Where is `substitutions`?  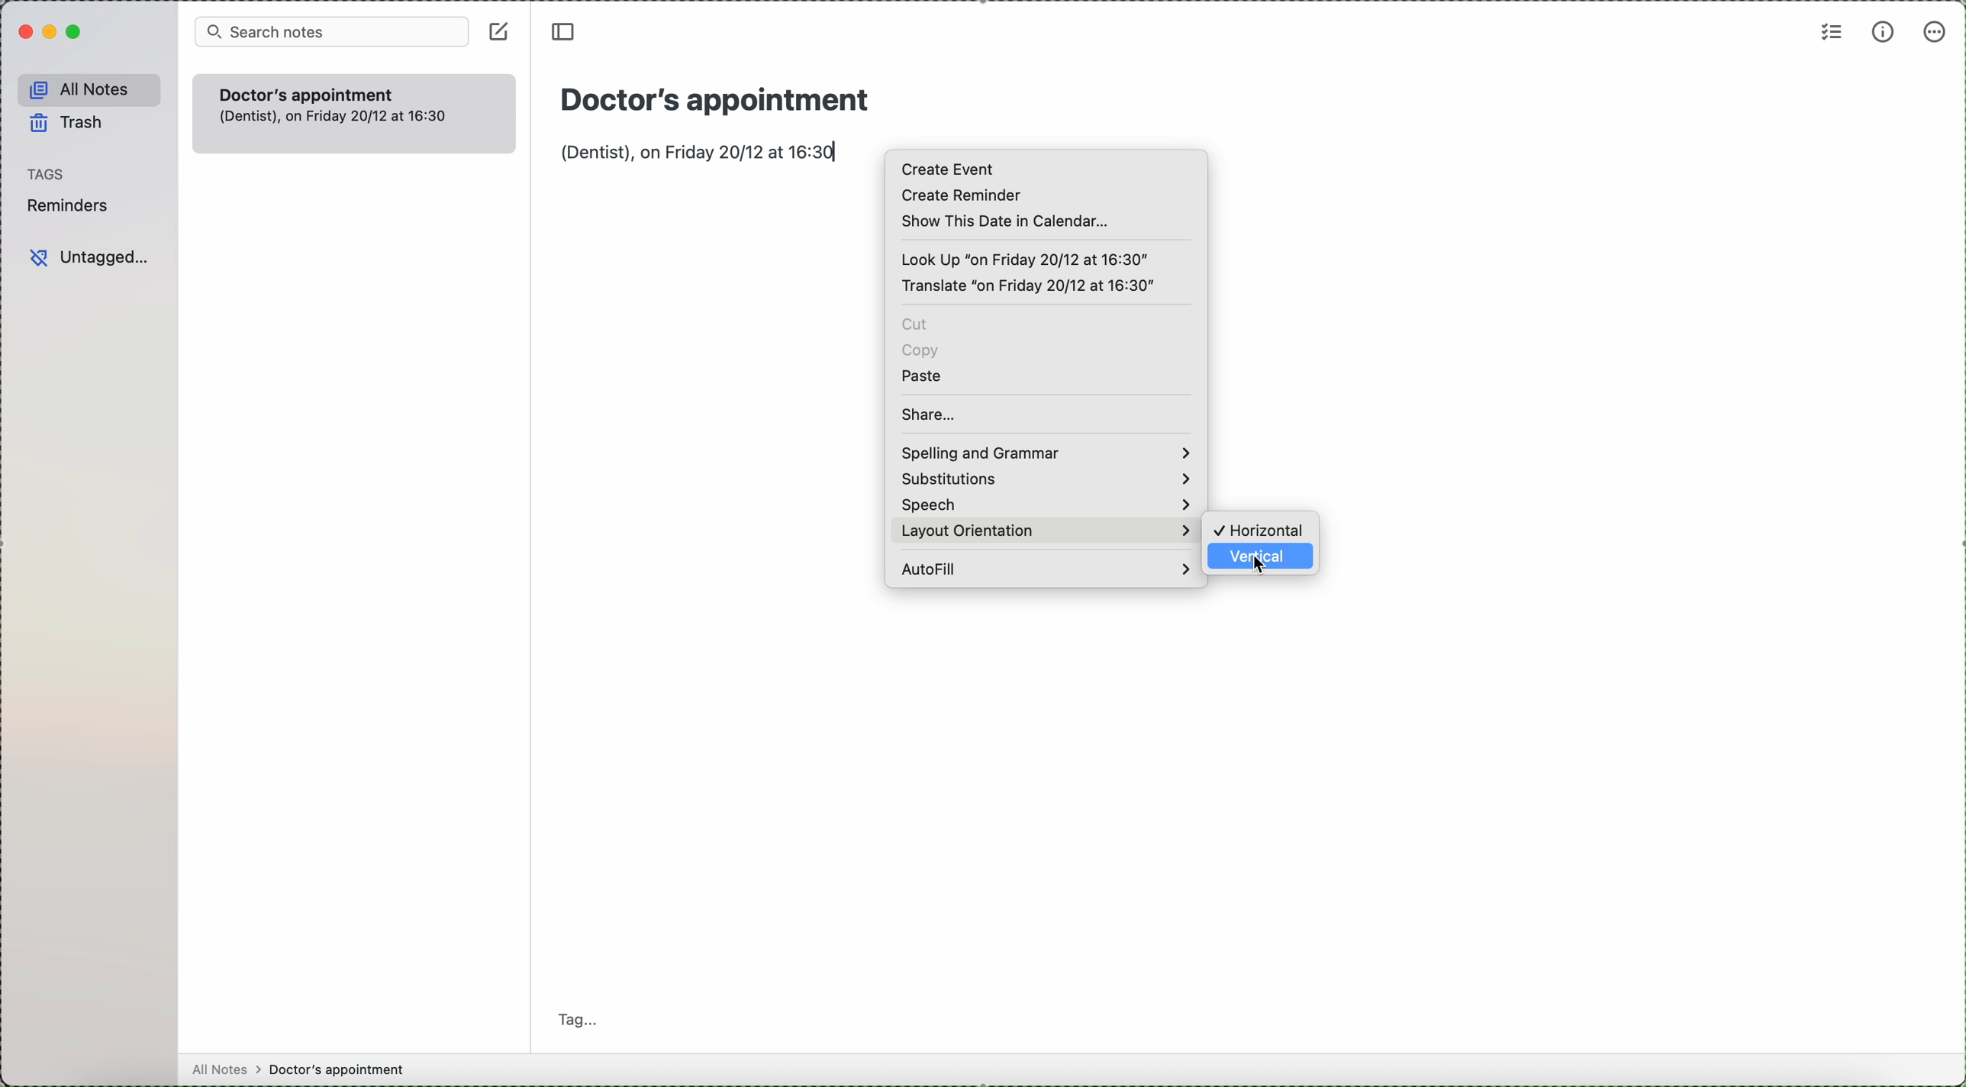
substitutions is located at coordinates (1044, 479).